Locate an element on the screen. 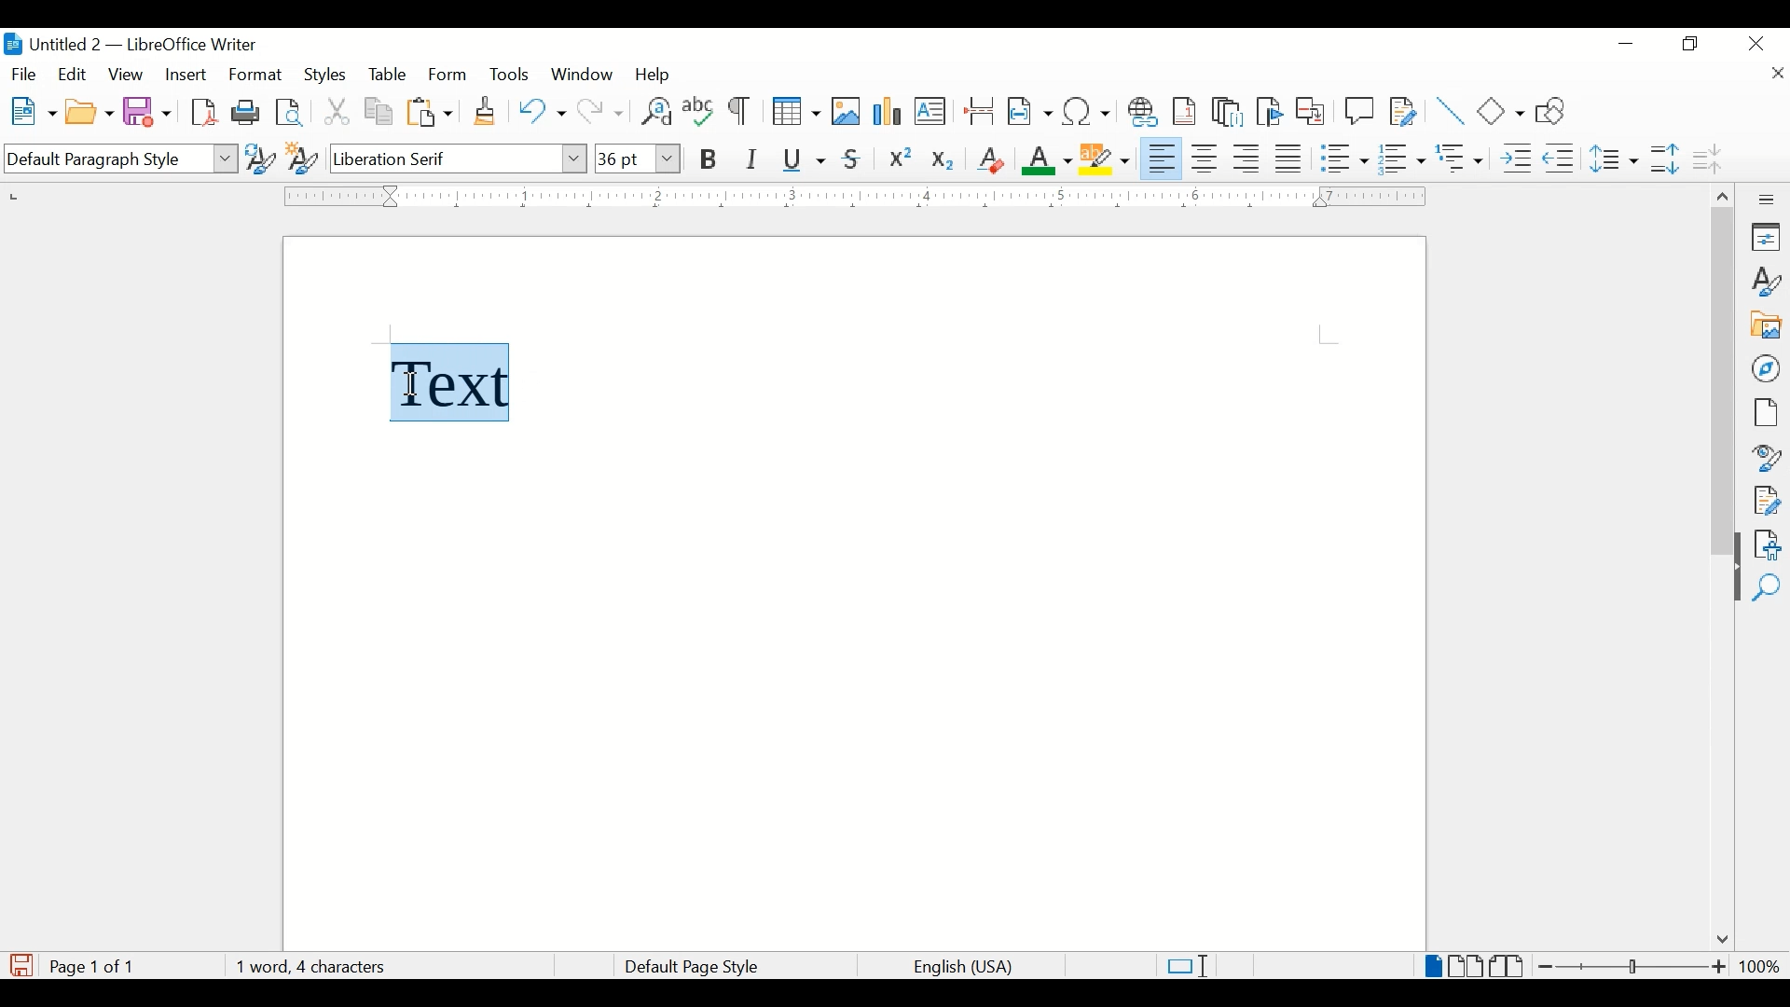 This screenshot has width=1790, height=1007. save document is located at coordinates (21, 965).